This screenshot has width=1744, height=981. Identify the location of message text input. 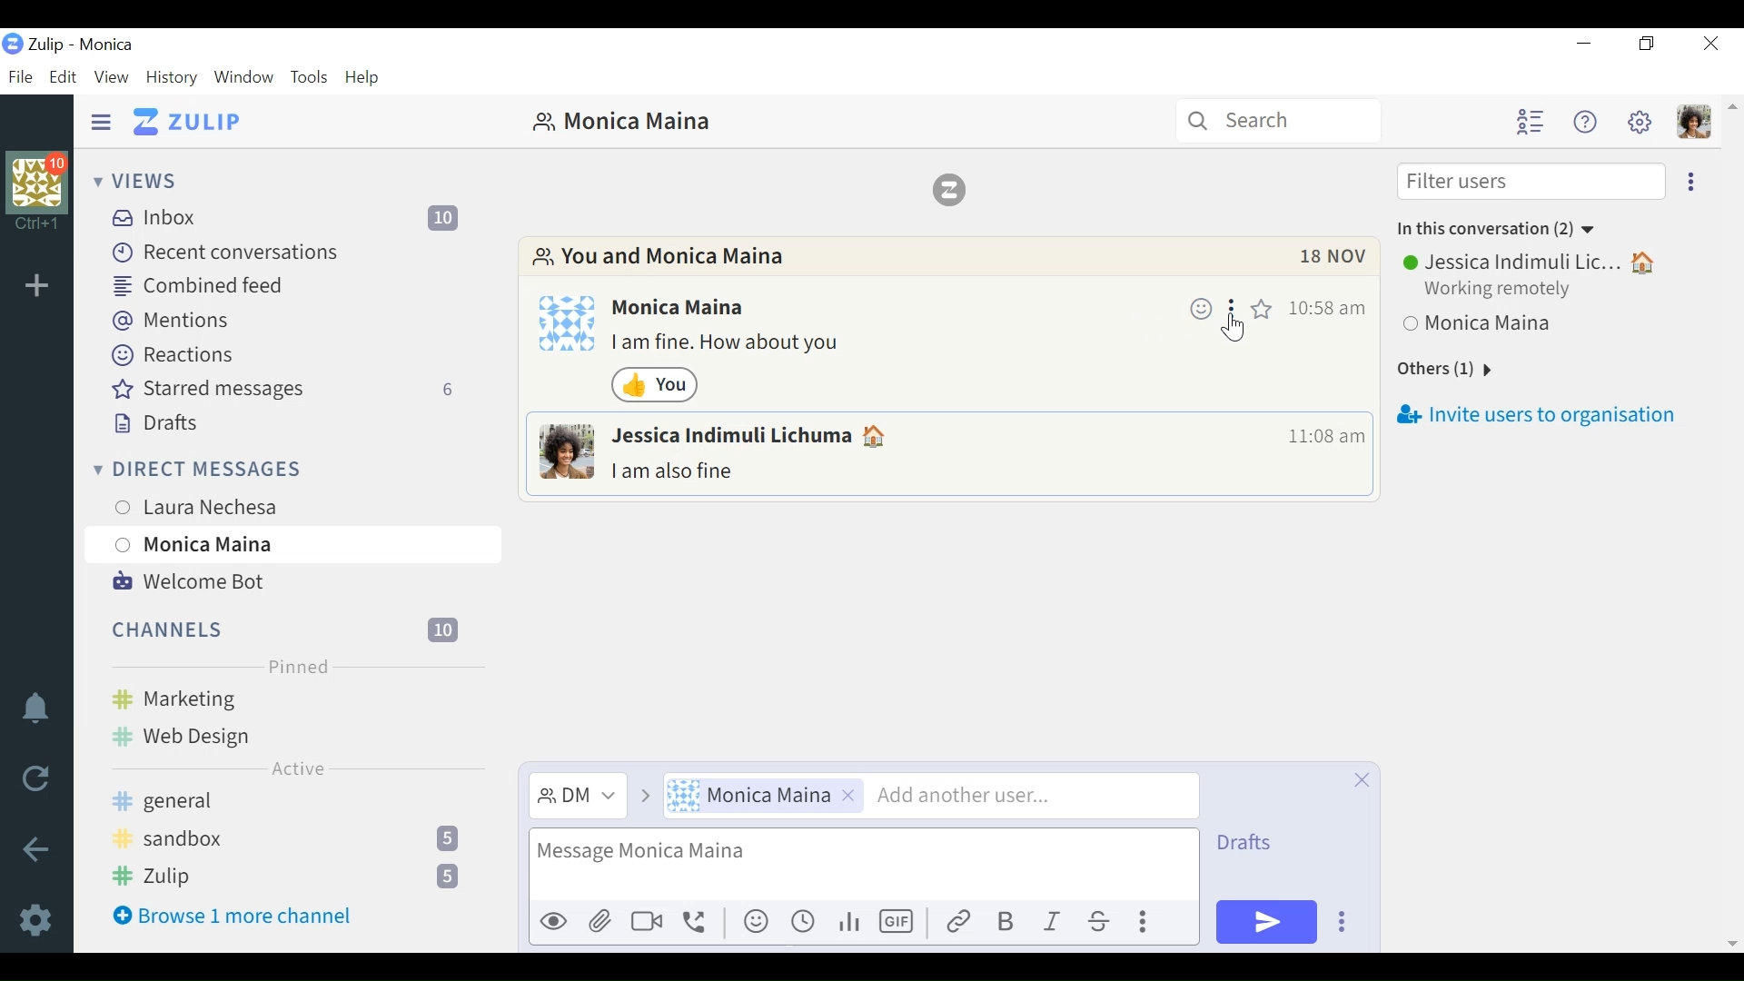
(859, 867).